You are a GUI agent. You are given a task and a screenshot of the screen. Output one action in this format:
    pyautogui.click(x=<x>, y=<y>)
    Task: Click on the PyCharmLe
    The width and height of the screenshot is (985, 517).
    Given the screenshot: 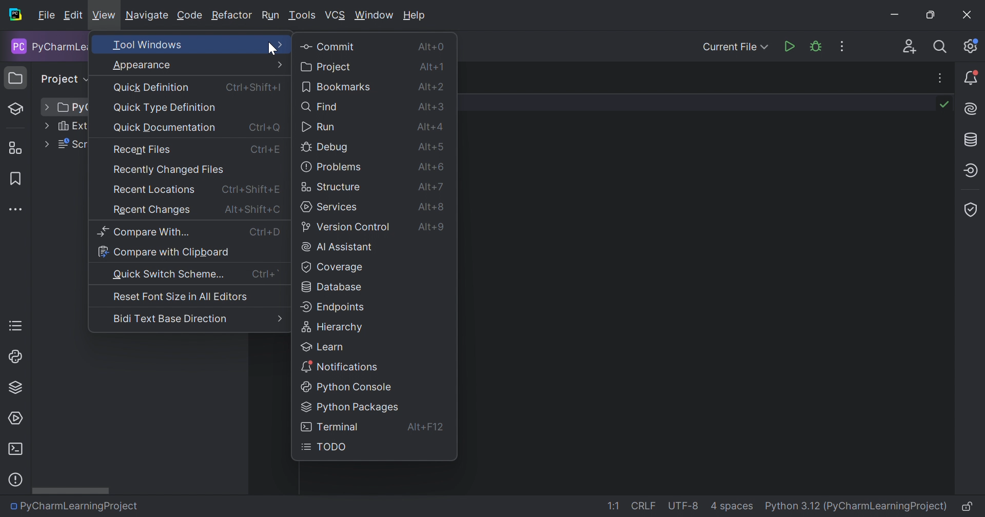 What is the action you would take?
    pyautogui.click(x=47, y=47)
    